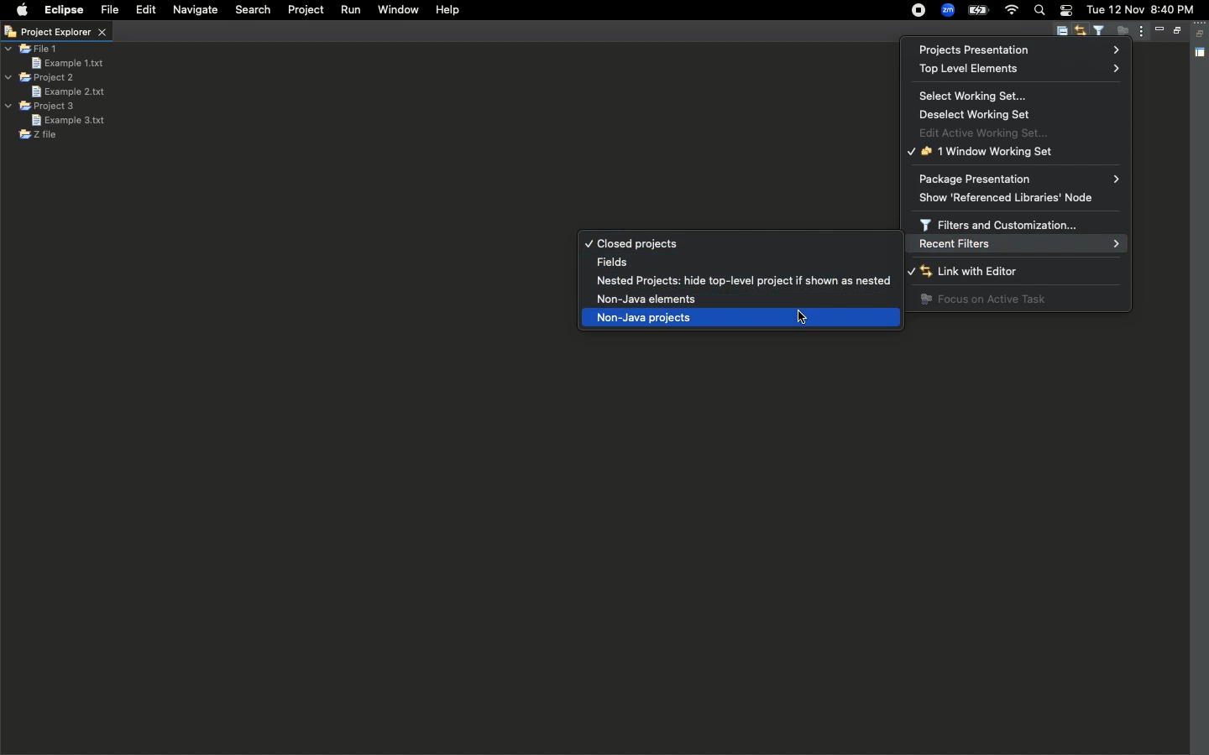 Image resolution: width=1209 pixels, height=755 pixels. What do you see at coordinates (1201, 34) in the screenshot?
I see `Collapse all` at bounding box center [1201, 34].